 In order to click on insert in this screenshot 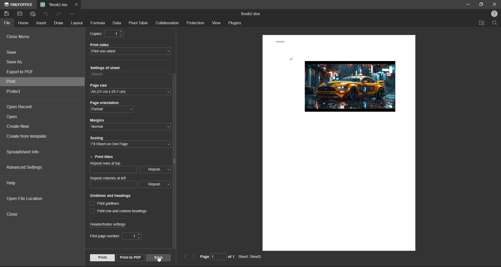, I will do `click(42, 23)`.